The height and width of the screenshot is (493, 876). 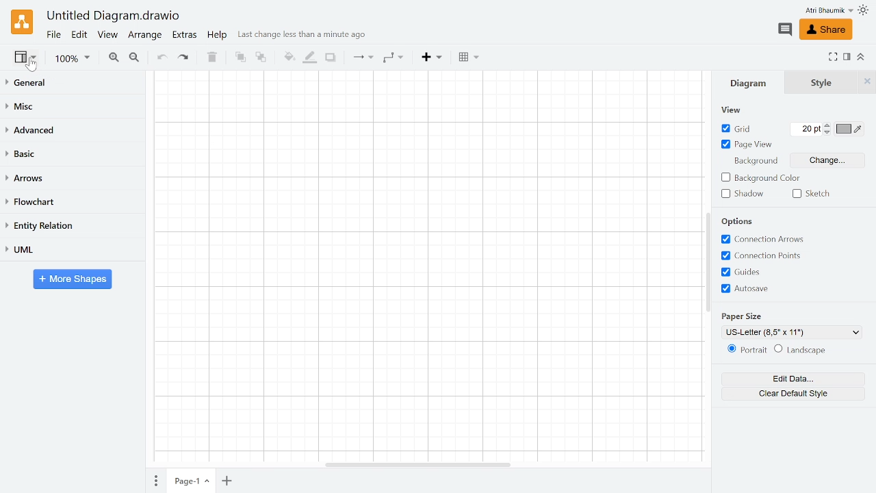 I want to click on Current page, so click(x=192, y=480).